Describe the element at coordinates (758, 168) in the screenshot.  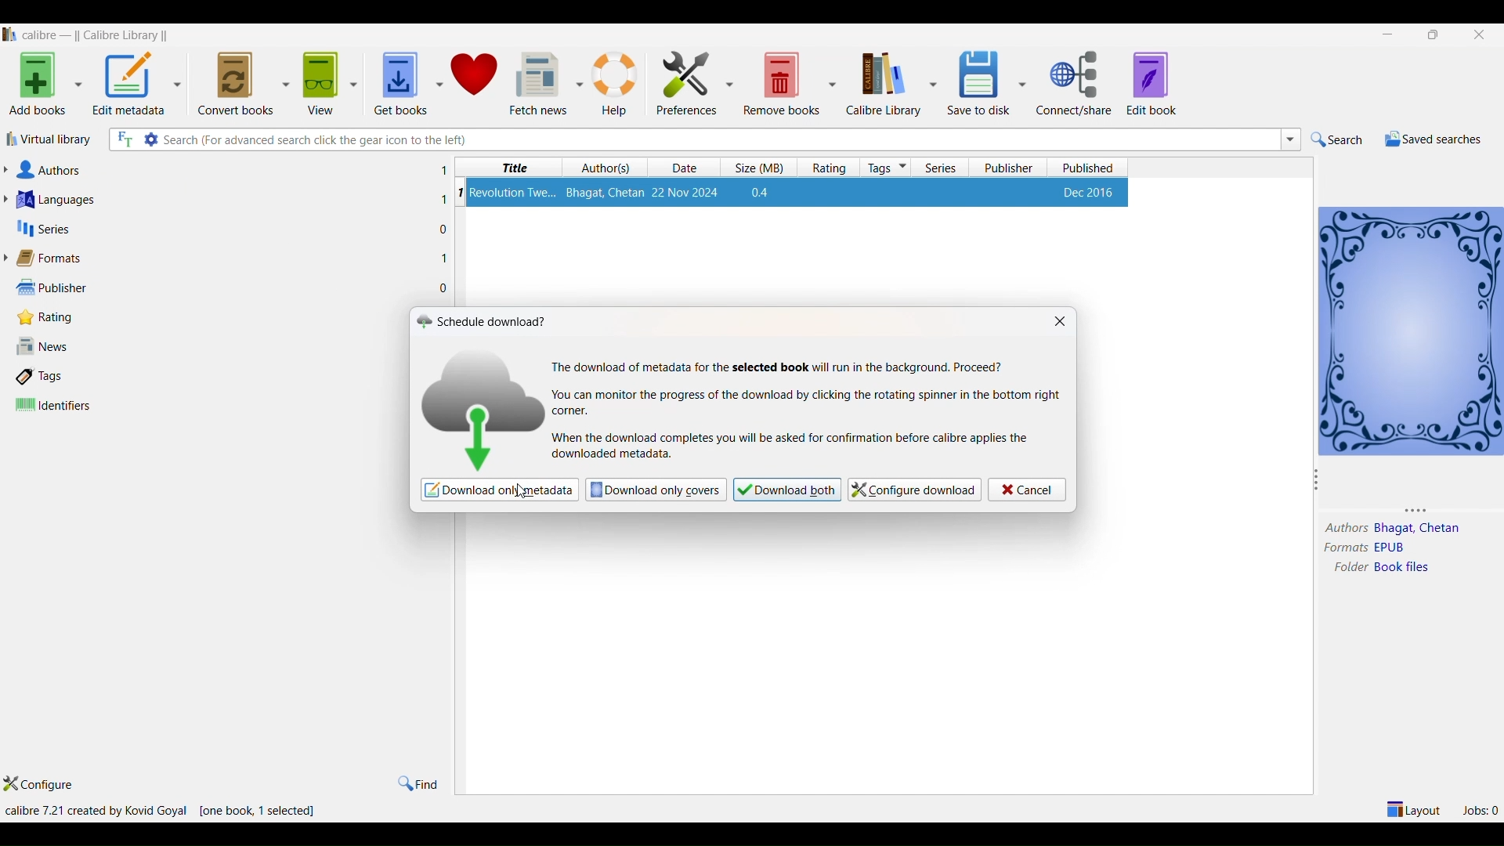
I see `size` at that location.